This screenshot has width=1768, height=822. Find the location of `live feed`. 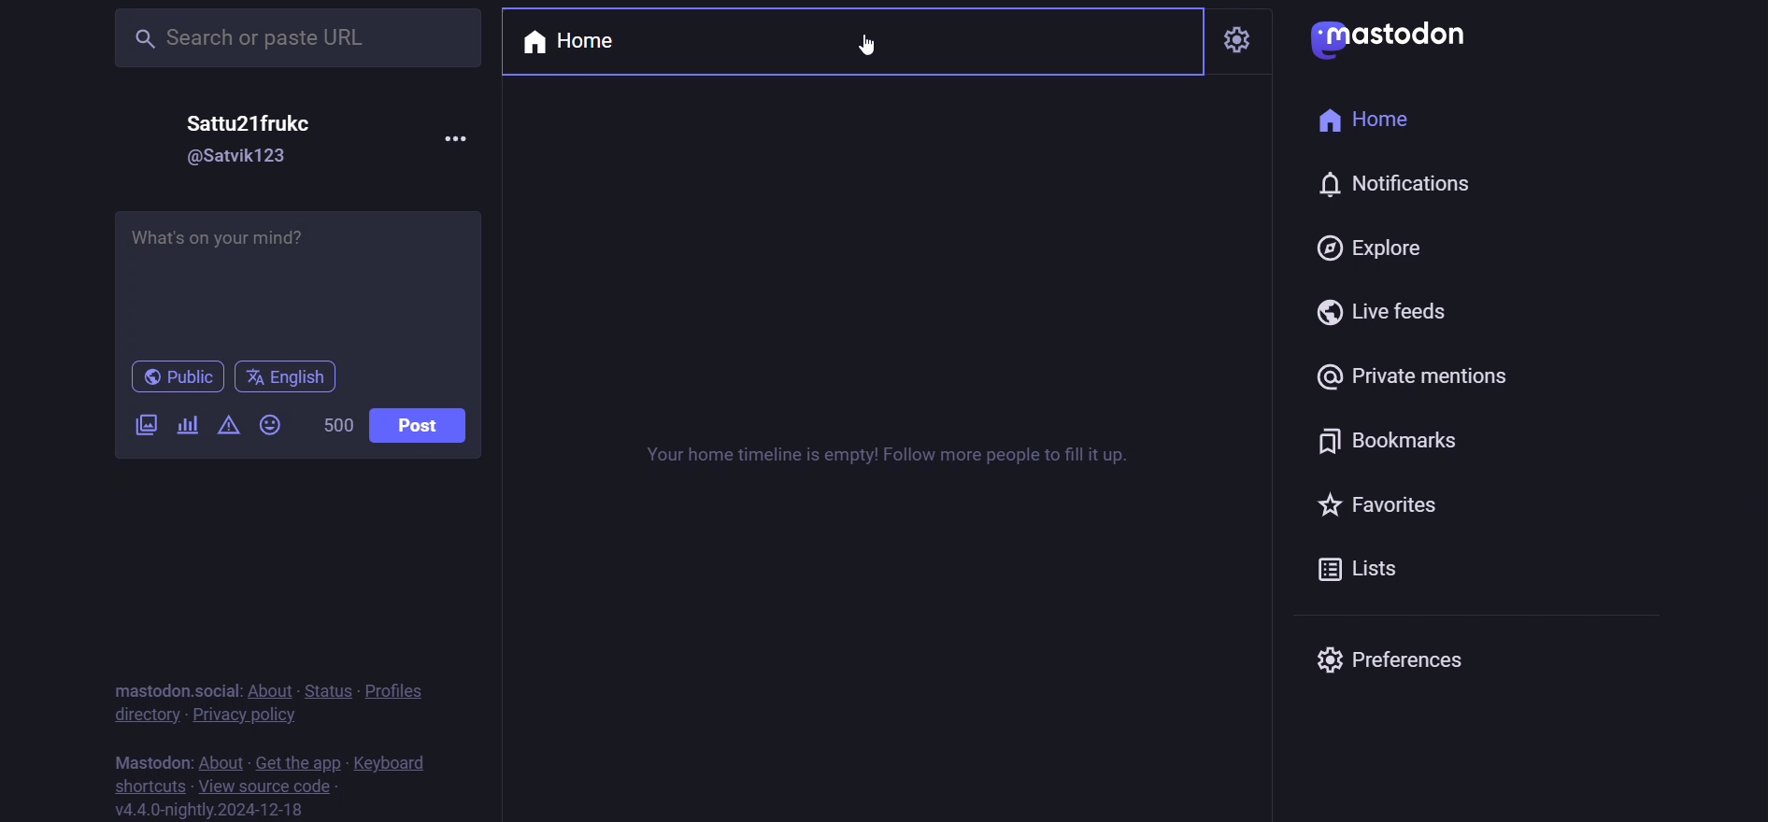

live feed is located at coordinates (1383, 312).